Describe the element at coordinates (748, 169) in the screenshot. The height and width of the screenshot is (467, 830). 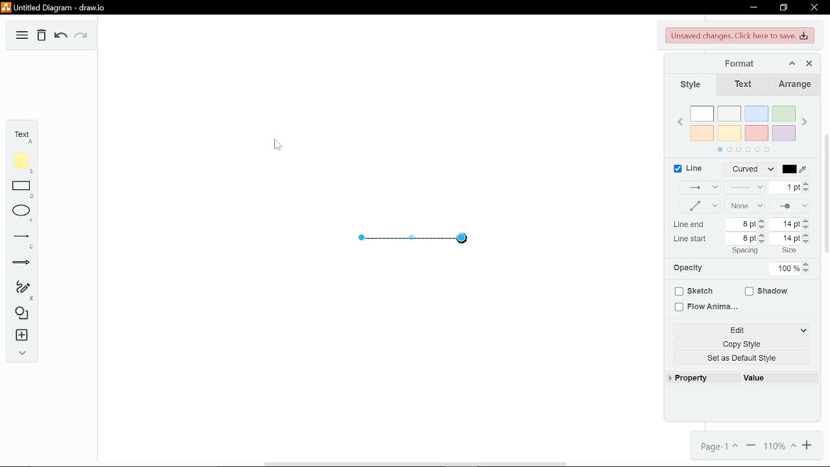
I see `Line style` at that location.